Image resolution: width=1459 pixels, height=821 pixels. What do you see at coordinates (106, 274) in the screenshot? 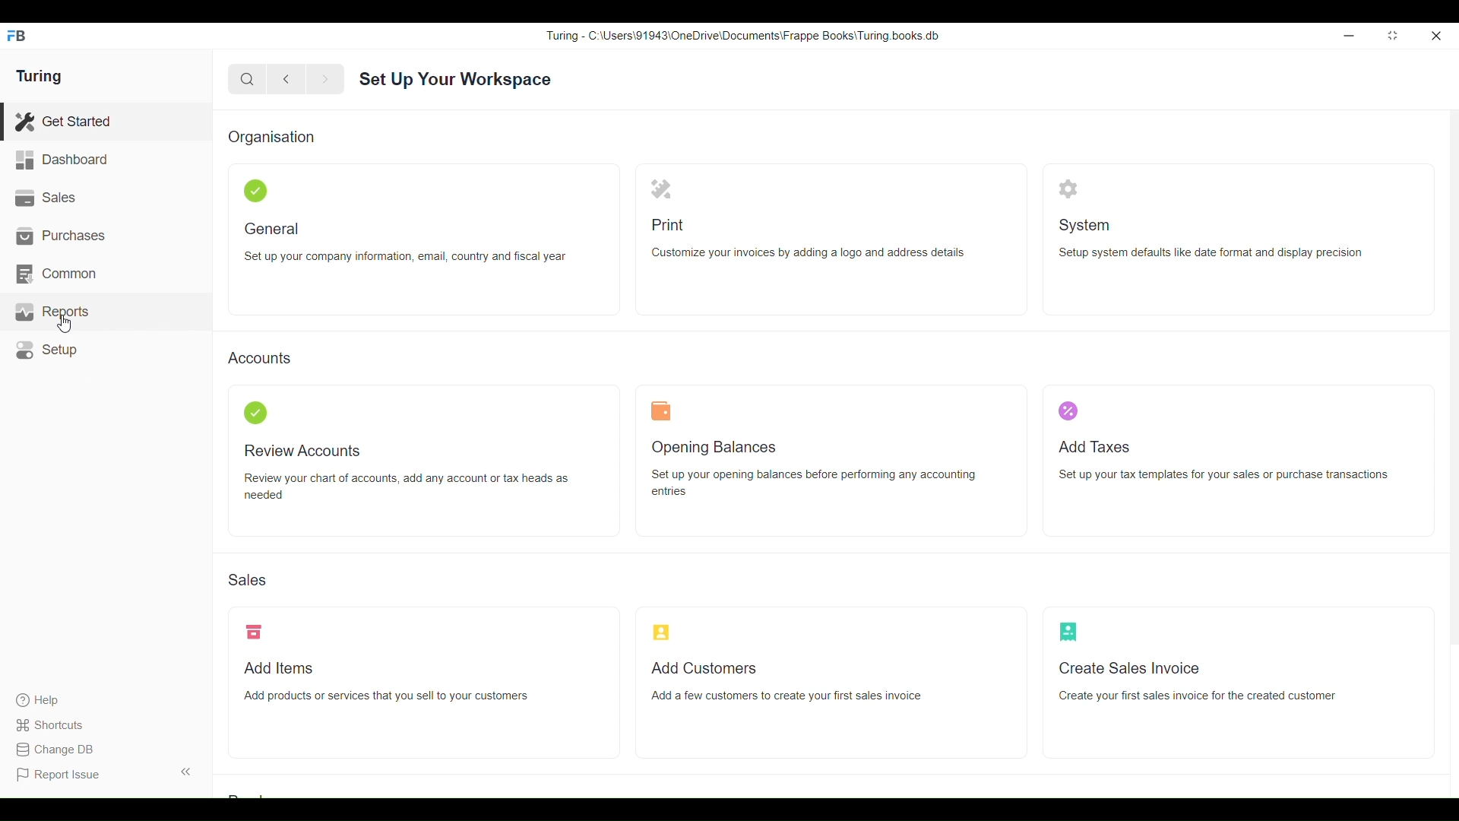
I see `Common` at bounding box center [106, 274].